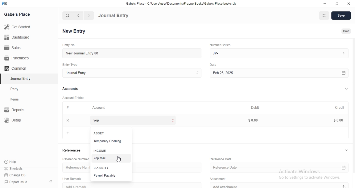 The width and height of the screenshot is (355, 188). I want to click on ‘Gabe's Place - C\Users\useriDocuments\Frappe Books\Gabe's Place books. db, so click(180, 3).